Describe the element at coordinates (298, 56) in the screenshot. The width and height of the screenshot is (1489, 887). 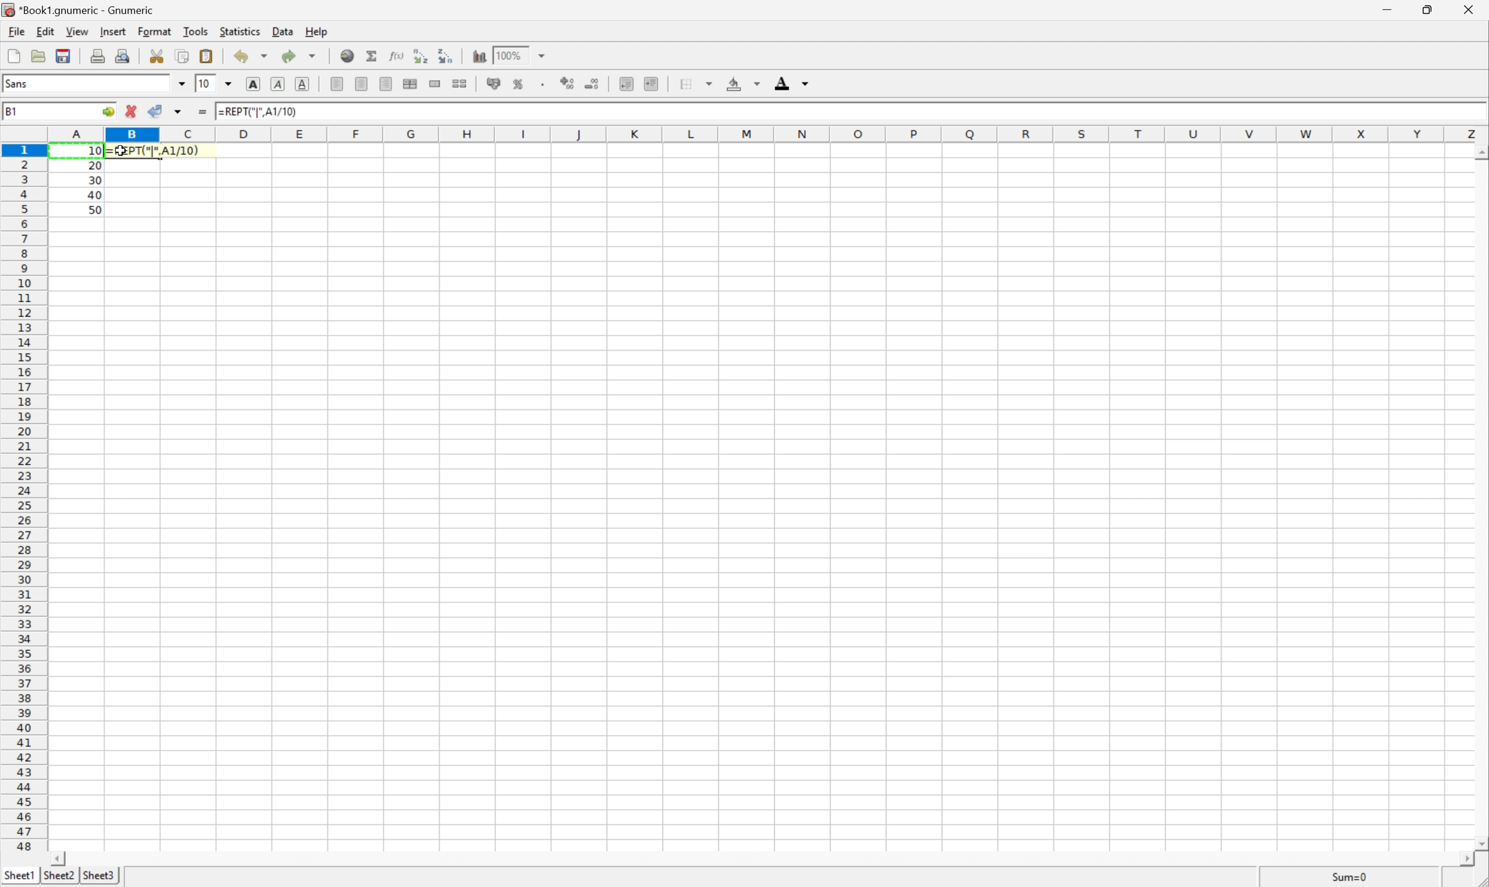
I see `Redo` at that location.